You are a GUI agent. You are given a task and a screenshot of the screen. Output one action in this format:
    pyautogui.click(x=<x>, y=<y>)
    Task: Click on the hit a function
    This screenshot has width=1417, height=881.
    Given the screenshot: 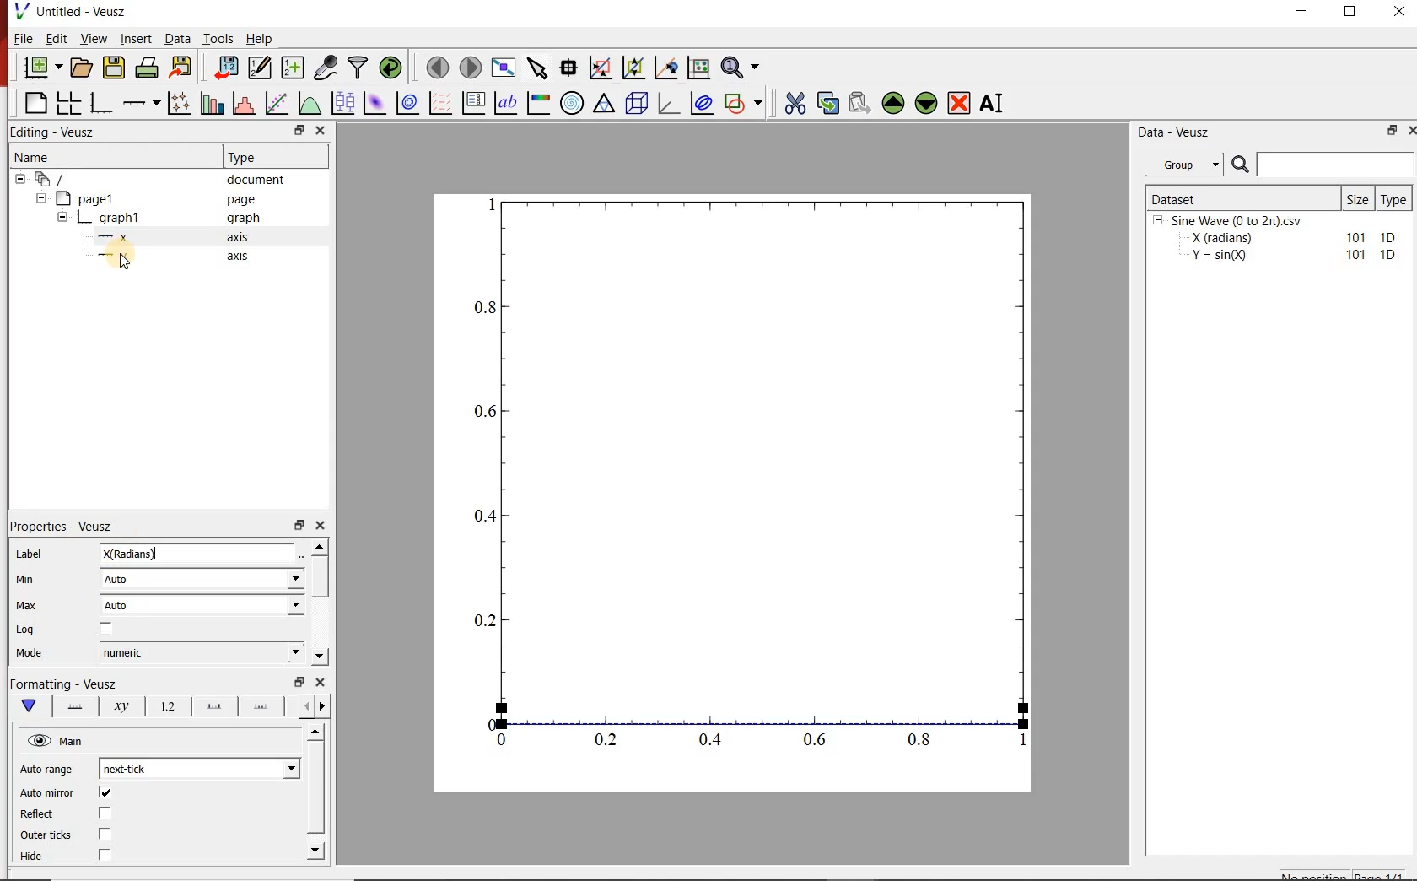 What is the action you would take?
    pyautogui.click(x=278, y=103)
    